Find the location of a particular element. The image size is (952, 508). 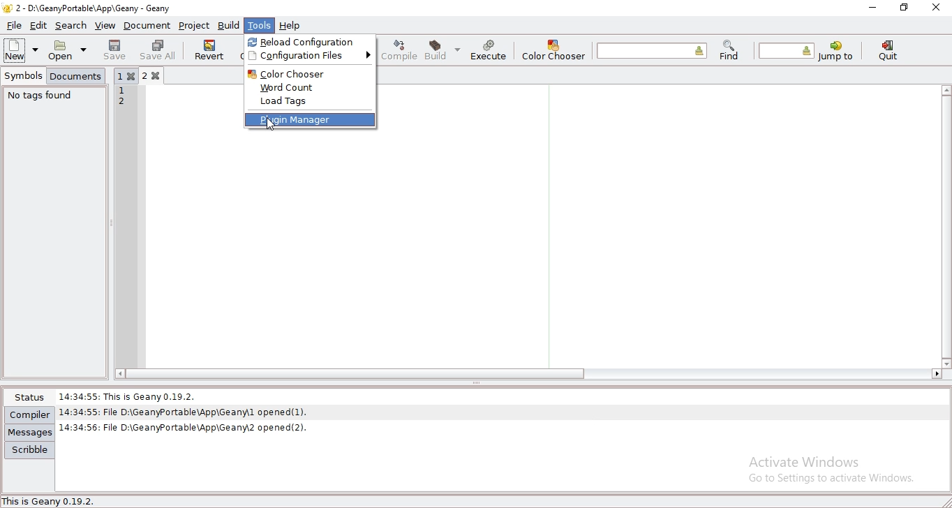

compile is located at coordinates (401, 50).